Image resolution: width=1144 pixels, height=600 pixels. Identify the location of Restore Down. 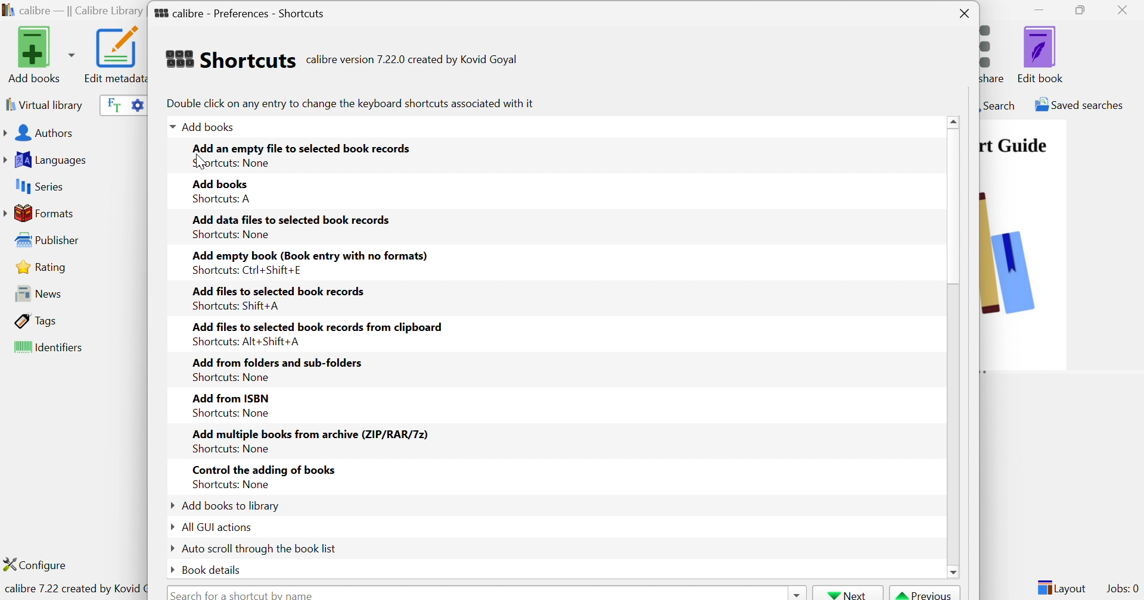
(1084, 11).